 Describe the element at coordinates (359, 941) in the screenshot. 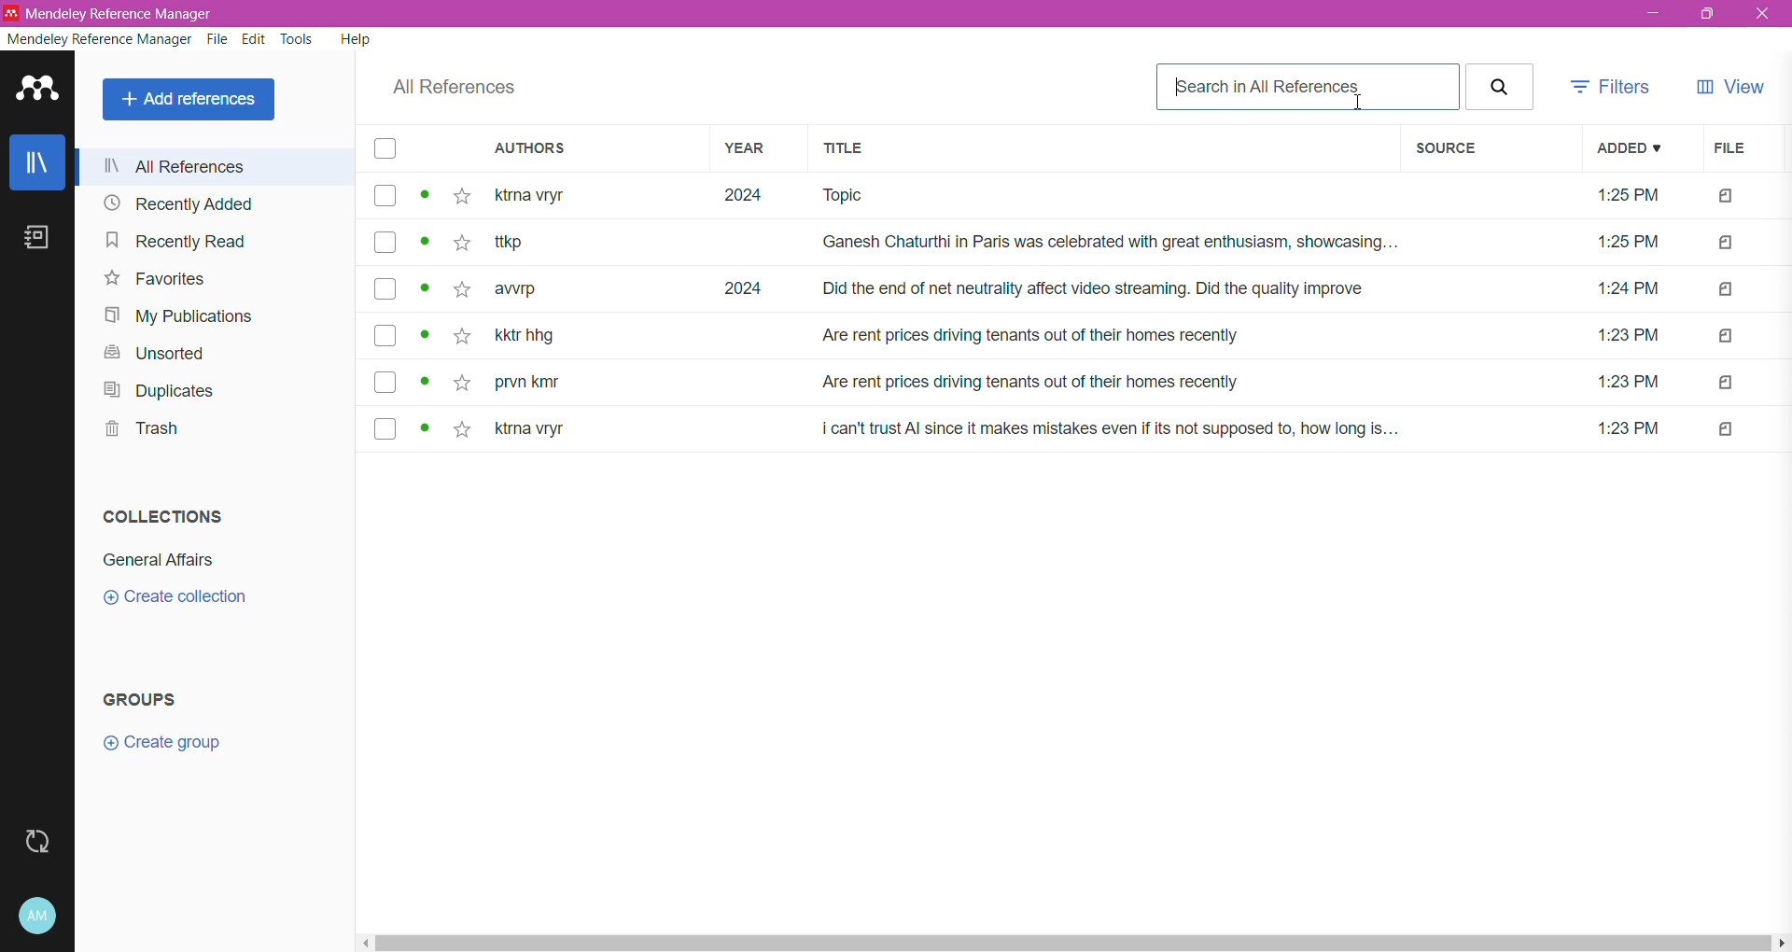

I see `move left` at that location.